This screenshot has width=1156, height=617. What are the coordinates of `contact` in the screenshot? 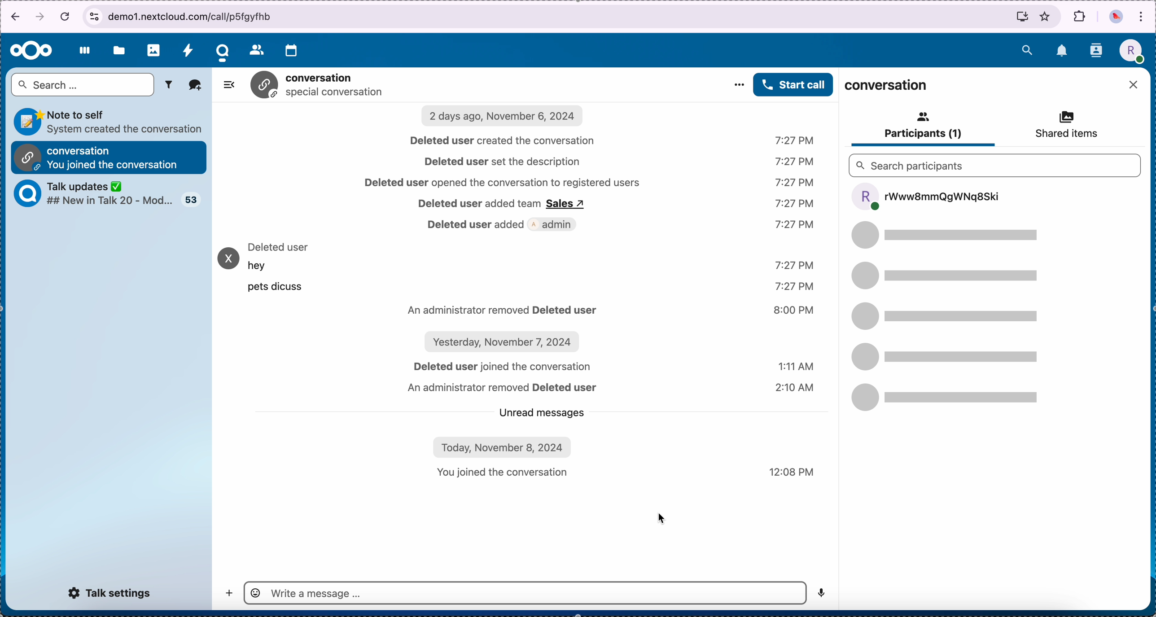 It's located at (228, 260).